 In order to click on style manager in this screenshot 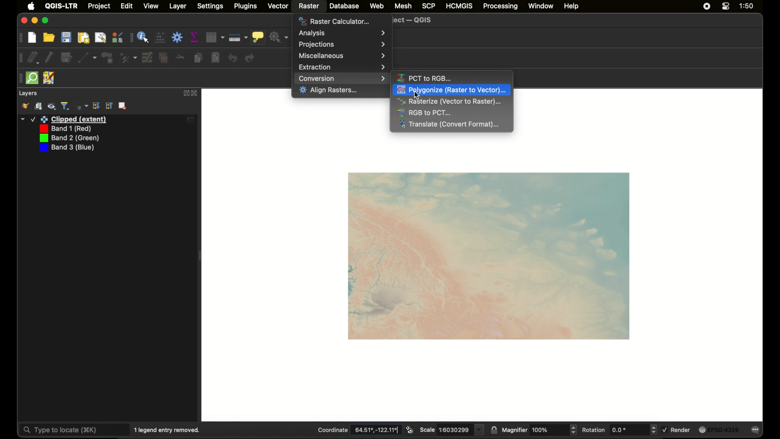, I will do `click(118, 37)`.